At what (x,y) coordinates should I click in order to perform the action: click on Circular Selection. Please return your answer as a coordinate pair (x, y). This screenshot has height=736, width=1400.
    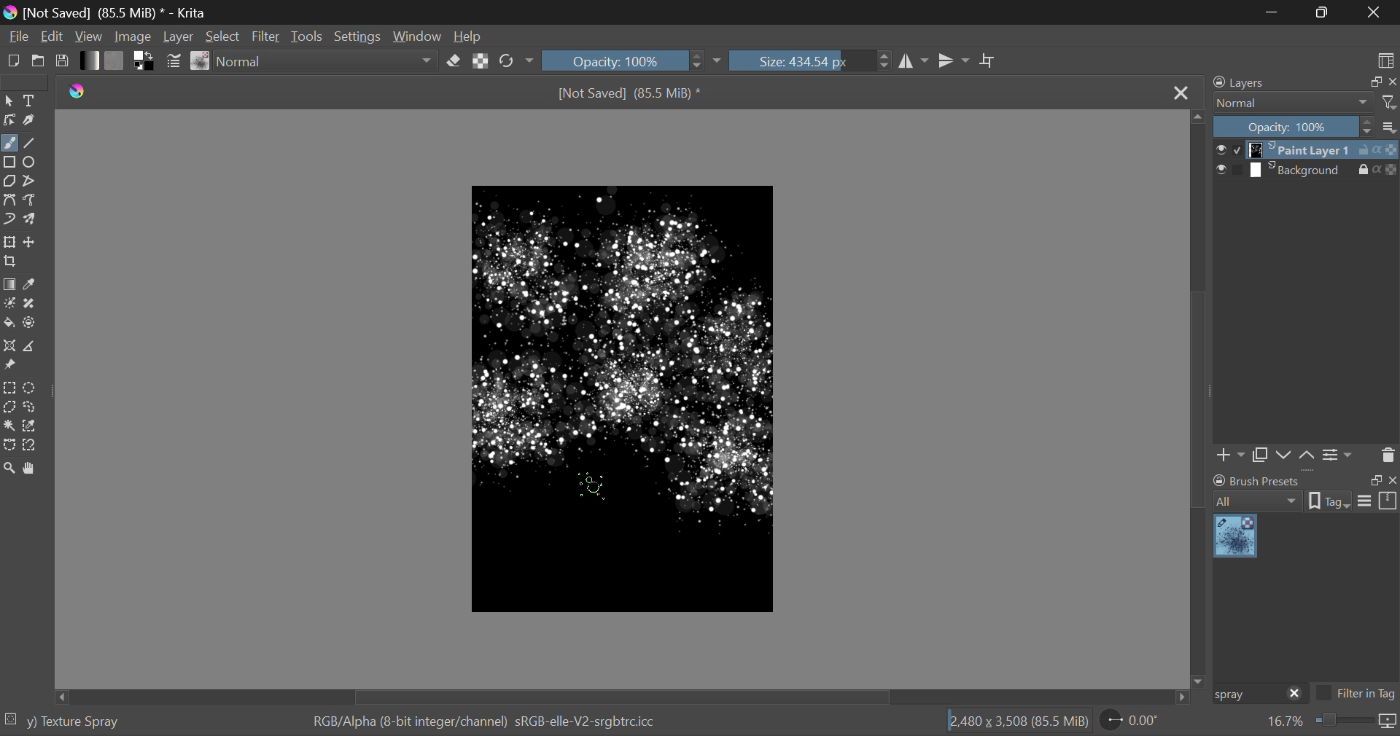
    Looking at the image, I should click on (30, 388).